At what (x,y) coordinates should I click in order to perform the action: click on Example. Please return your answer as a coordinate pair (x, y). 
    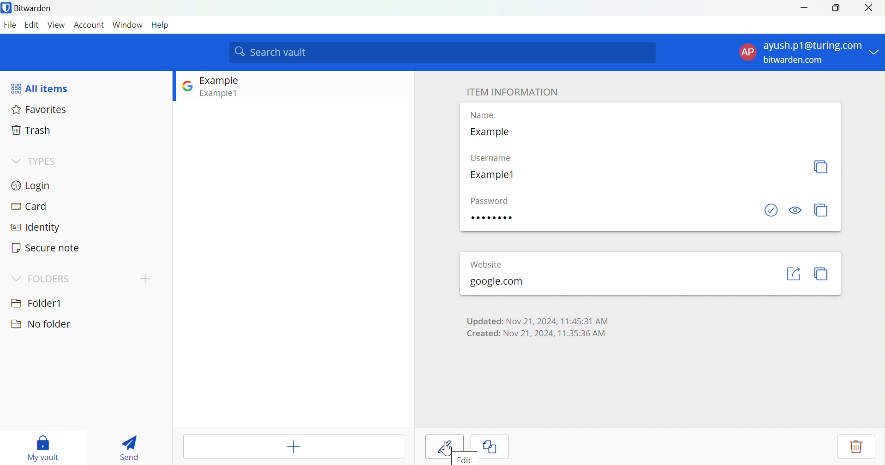
    Looking at the image, I should click on (489, 132).